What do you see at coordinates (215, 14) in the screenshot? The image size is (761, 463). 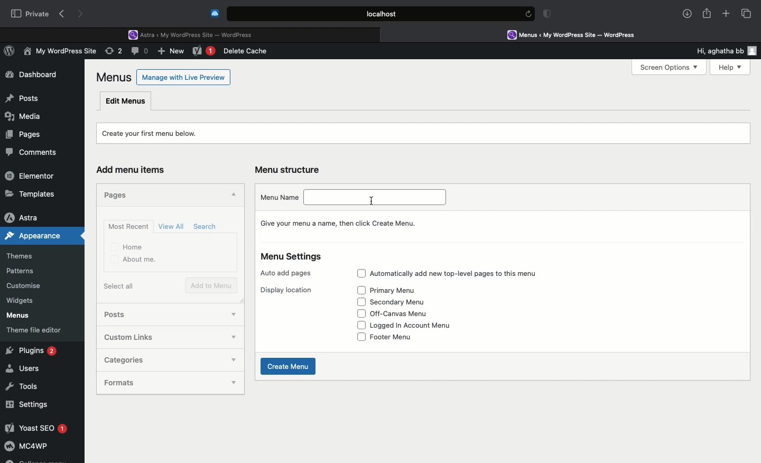 I see `Cold turkey` at bounding box center [215, 14].